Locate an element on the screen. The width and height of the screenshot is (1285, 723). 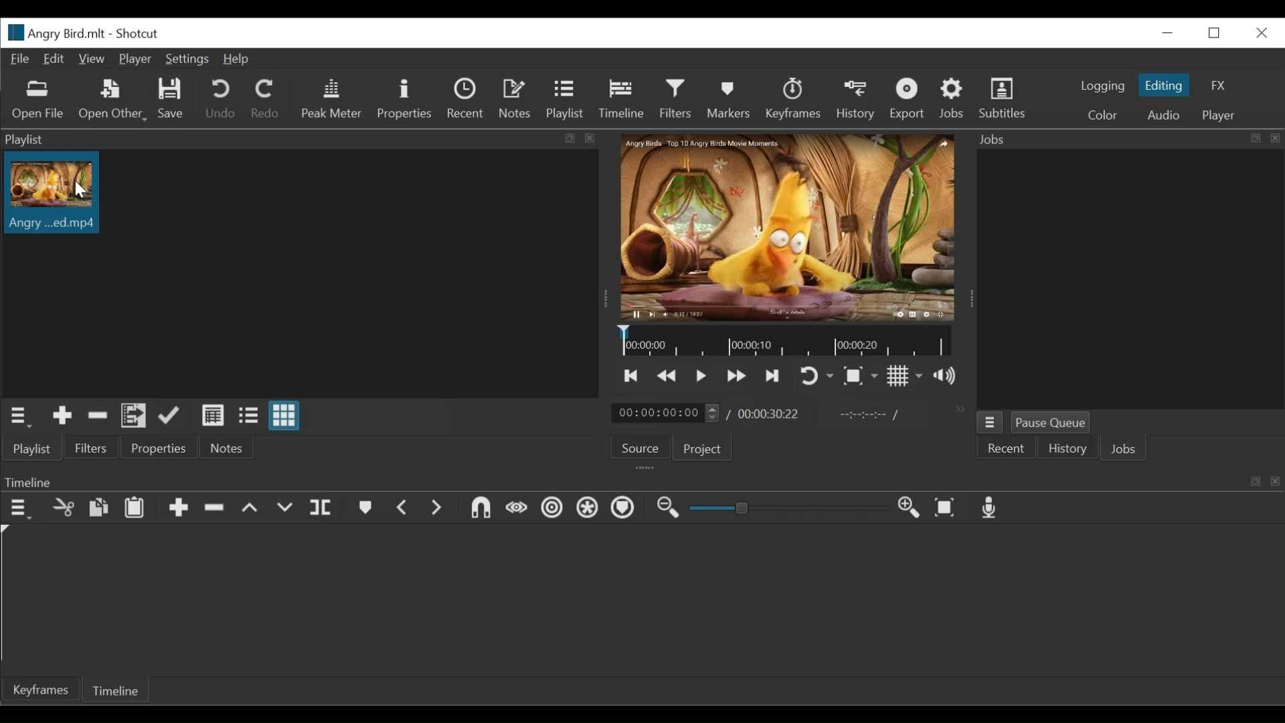
Timeline is located at coordinates (622, 100).